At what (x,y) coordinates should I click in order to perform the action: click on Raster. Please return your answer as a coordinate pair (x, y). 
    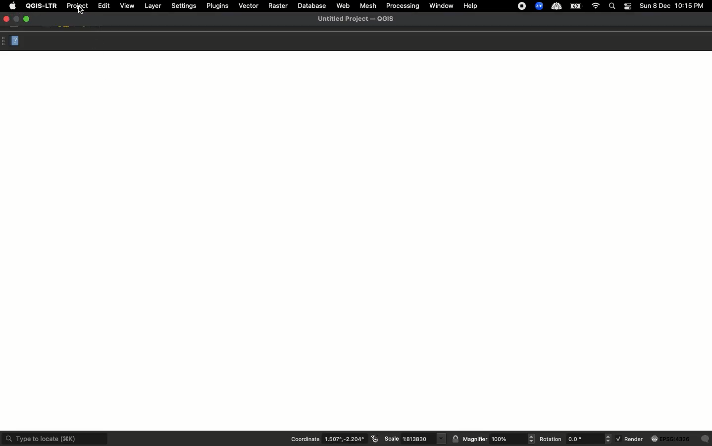
    Looking at the image, I should click on (278, 5).